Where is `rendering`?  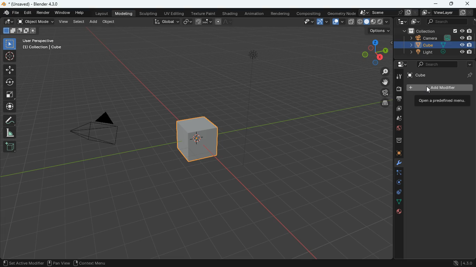
rendering is located at coordinates (280, 14).